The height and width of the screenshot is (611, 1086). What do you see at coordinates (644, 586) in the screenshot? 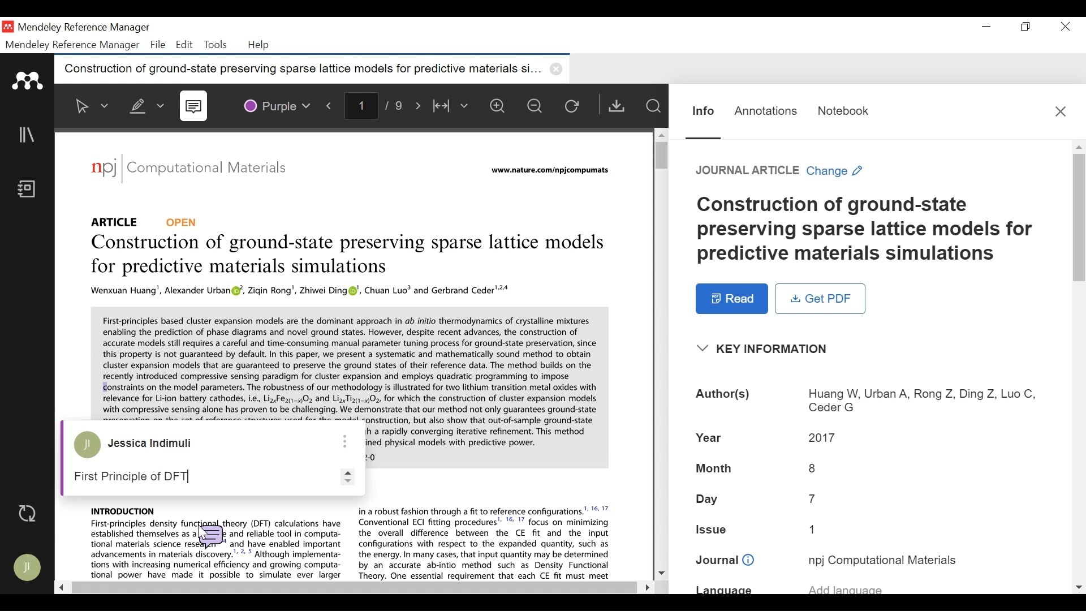
I see `Scroll Right` at bounding box center [644, 586].